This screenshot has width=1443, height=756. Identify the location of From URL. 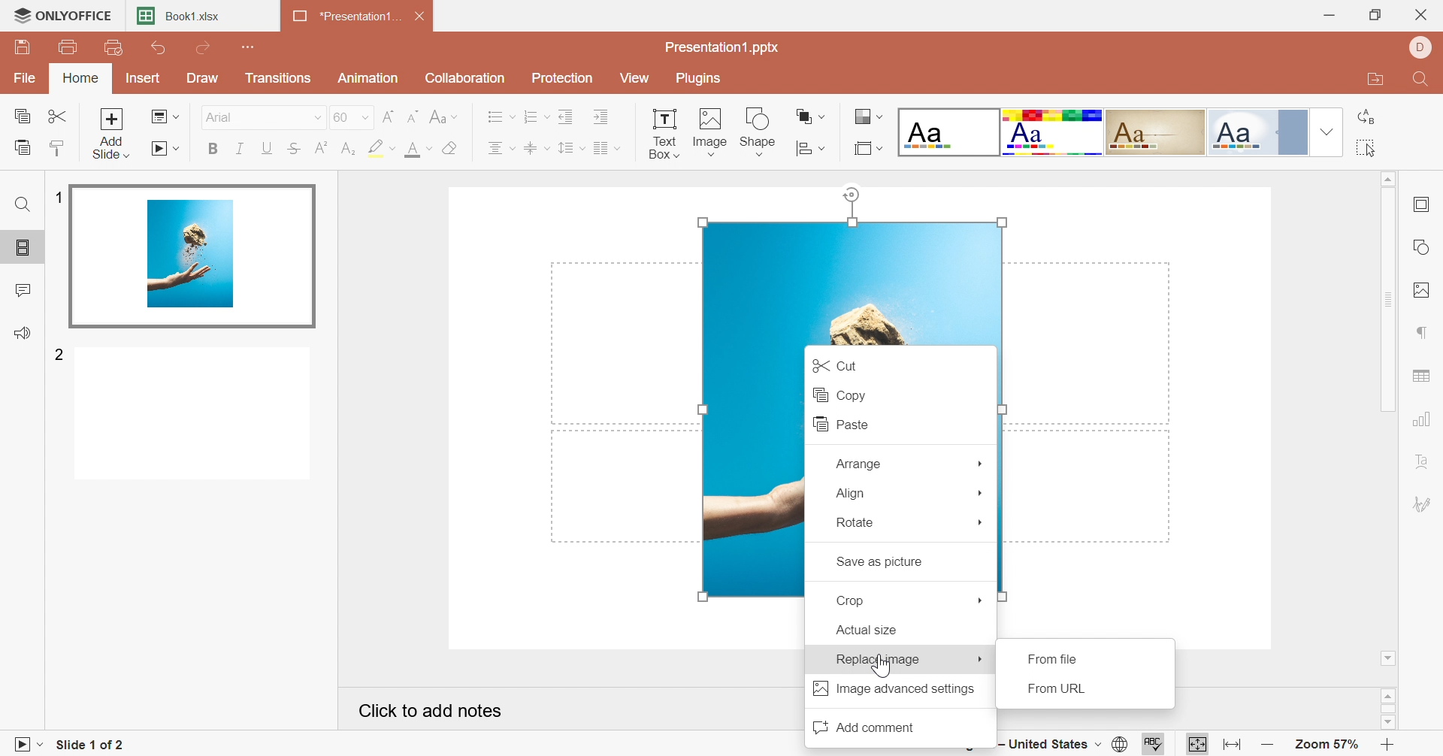
(1062, 690).